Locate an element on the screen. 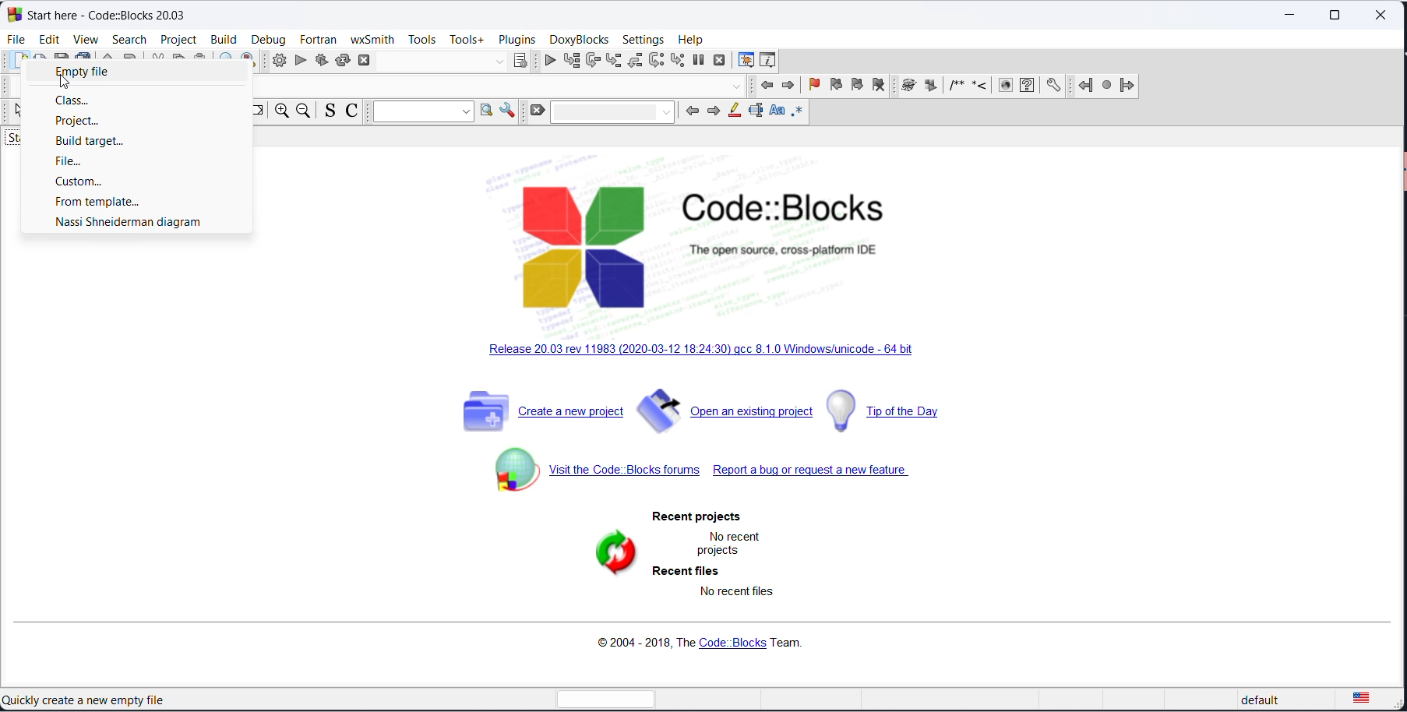 The image size is (1407, 712). zoom in is located at coordinates (279, 112).